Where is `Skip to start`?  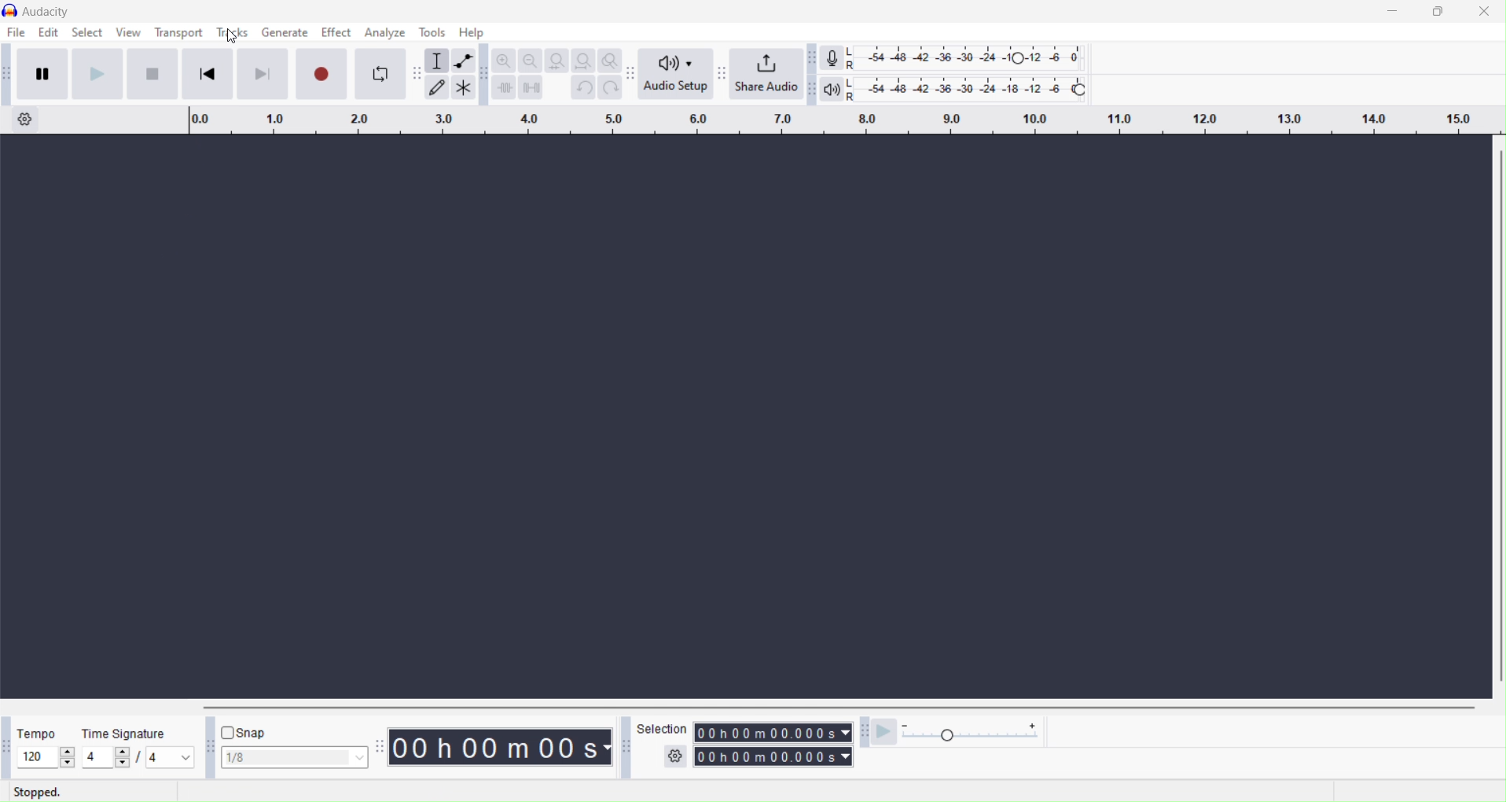 Skip to start is located at coordinates (152, 74).